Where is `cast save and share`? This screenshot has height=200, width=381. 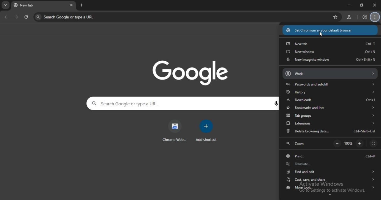 cast save and share is located at coordinates (330, 179).